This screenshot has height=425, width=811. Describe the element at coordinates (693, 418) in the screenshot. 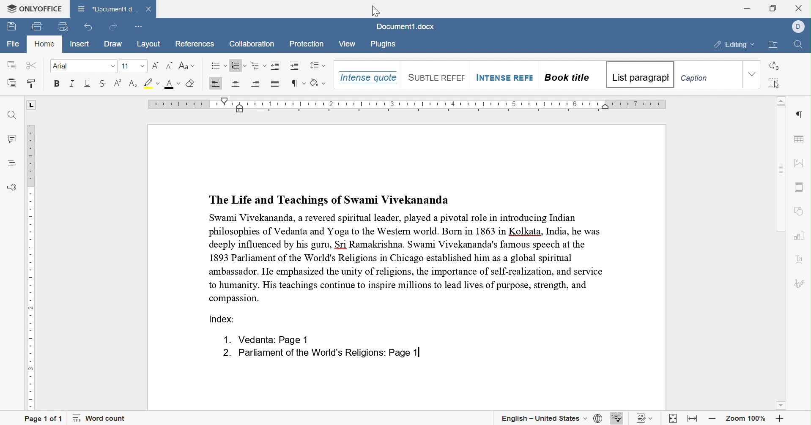

I see `fit to page` at that location.